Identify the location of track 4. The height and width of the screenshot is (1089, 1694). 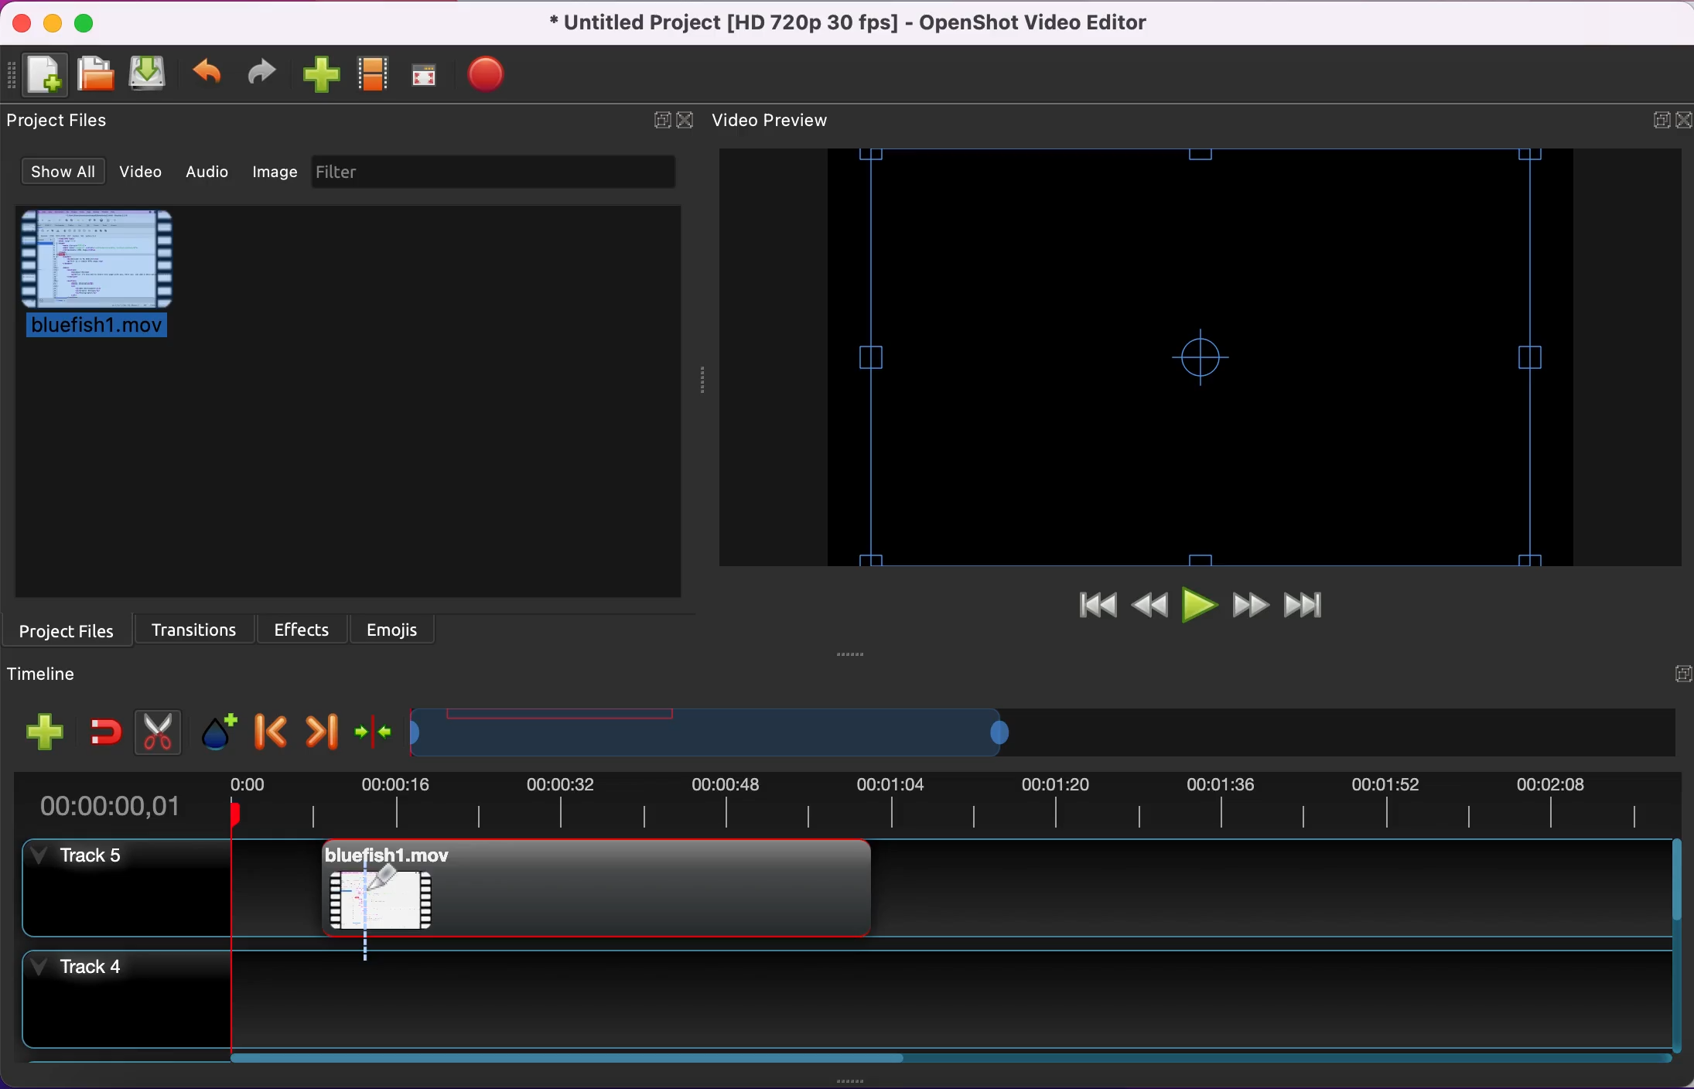
(131, 1008).